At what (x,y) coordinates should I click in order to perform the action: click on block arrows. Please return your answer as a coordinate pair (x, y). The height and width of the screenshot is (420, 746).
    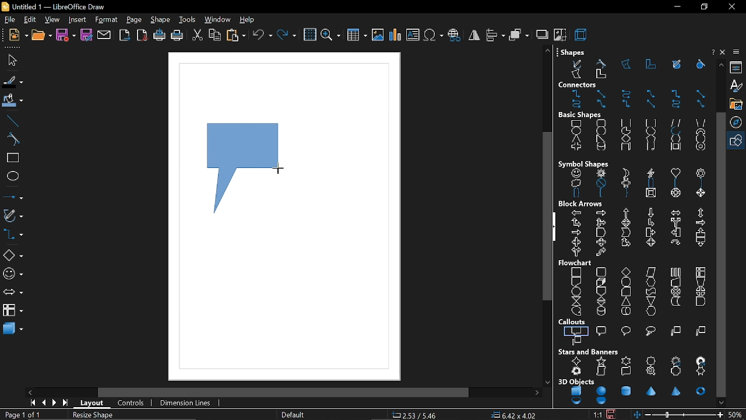
    Looking at the image, I should click on (582, 204).